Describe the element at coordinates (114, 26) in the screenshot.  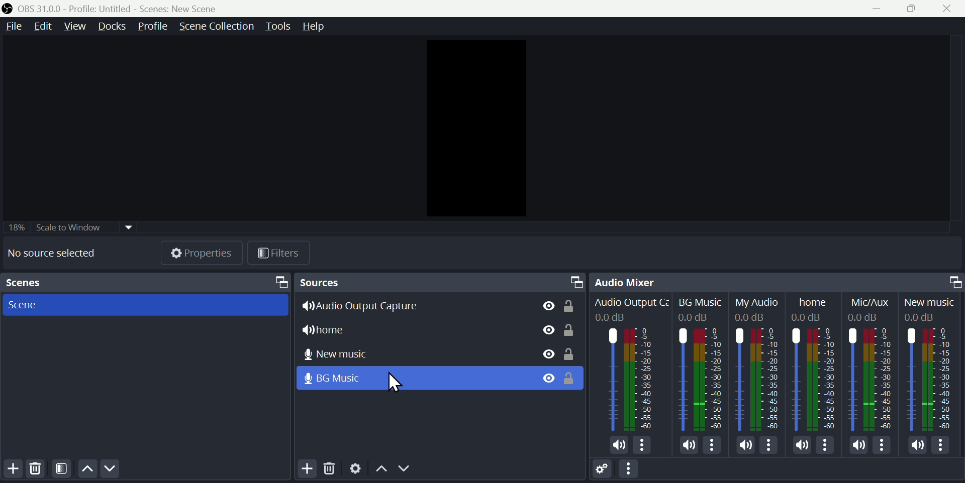
I see `Docks` at that location.